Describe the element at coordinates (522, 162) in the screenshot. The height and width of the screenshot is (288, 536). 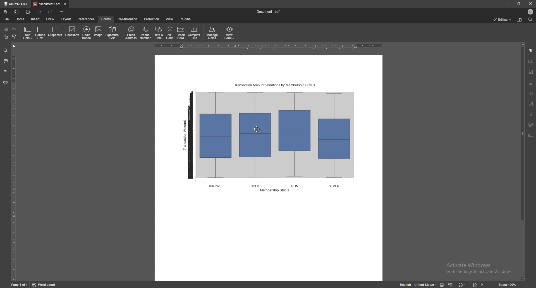
I see `scroll bar` at that location.